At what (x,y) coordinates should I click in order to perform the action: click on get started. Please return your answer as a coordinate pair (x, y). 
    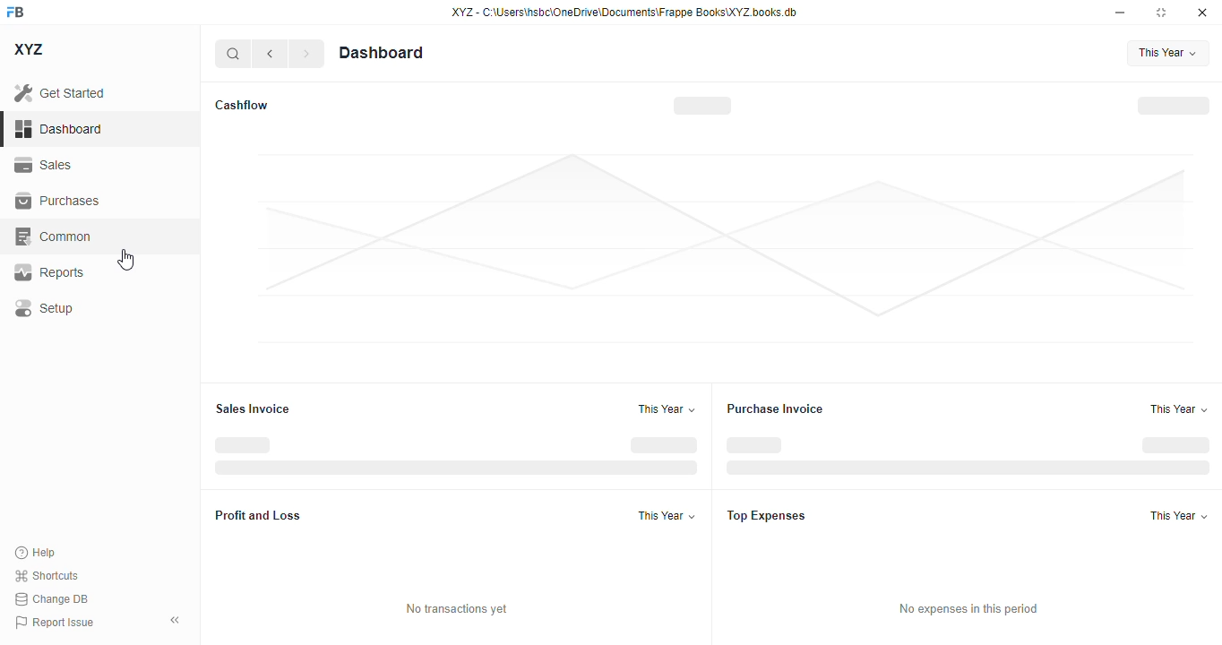
    Looking at the image, I should click on (60, 93).